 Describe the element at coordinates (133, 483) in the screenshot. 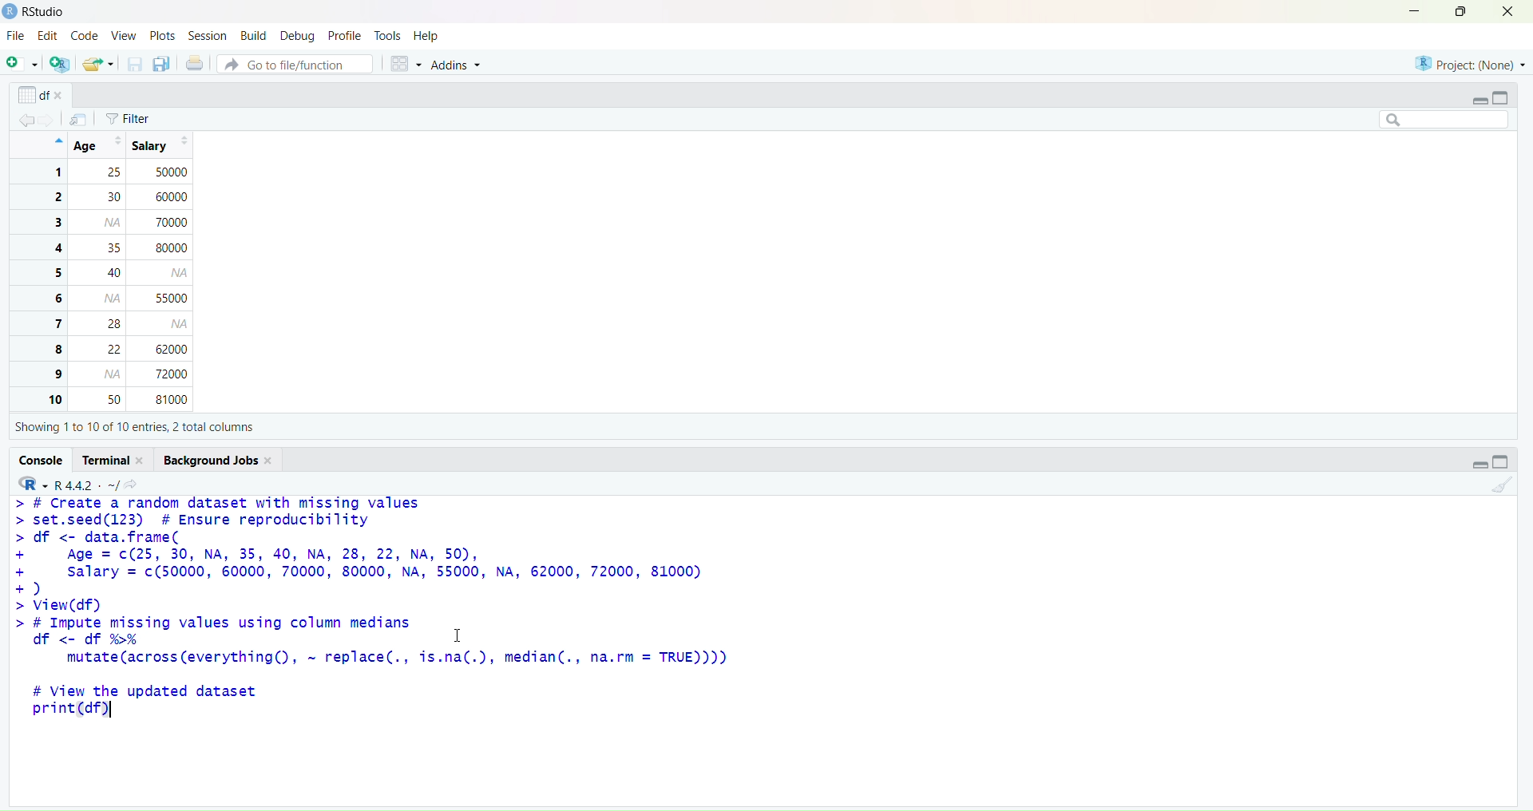

I see `view the current working directory` at that location.